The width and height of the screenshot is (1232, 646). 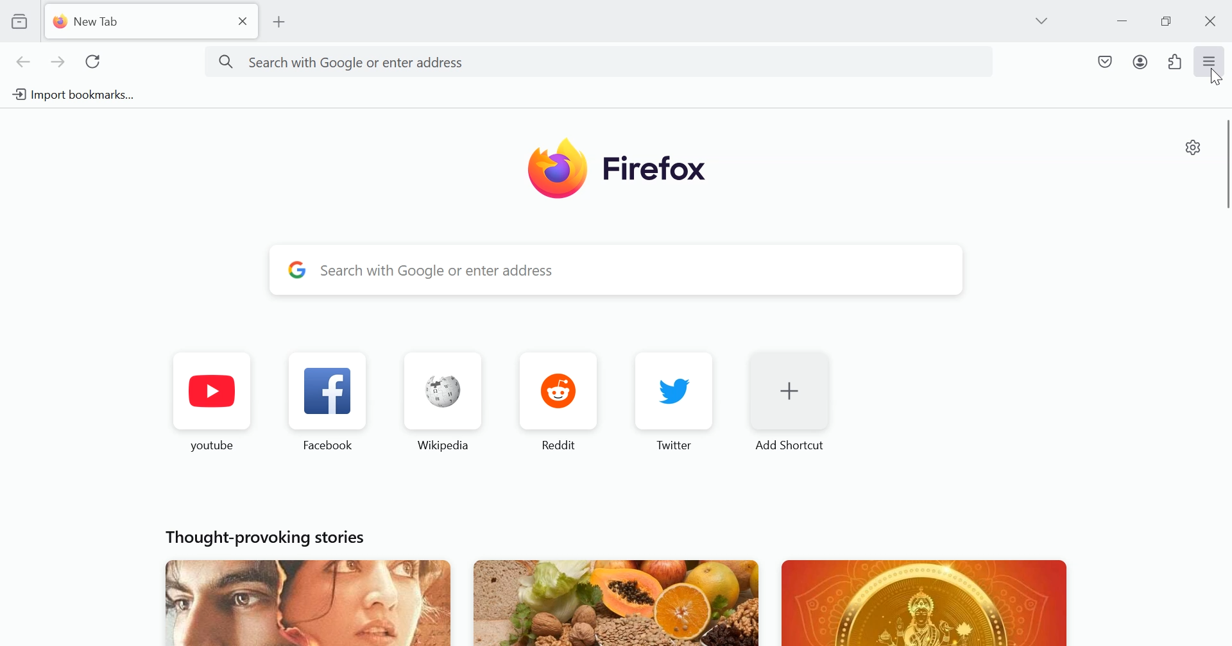 What do you see at coordinates (1106, 62) in the screenshot?
I see `Save to Pocket` at bounding box center [1106, 62].